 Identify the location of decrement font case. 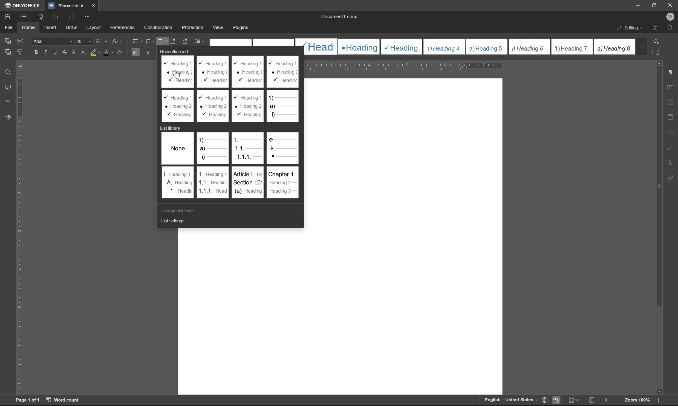
(105, 40).